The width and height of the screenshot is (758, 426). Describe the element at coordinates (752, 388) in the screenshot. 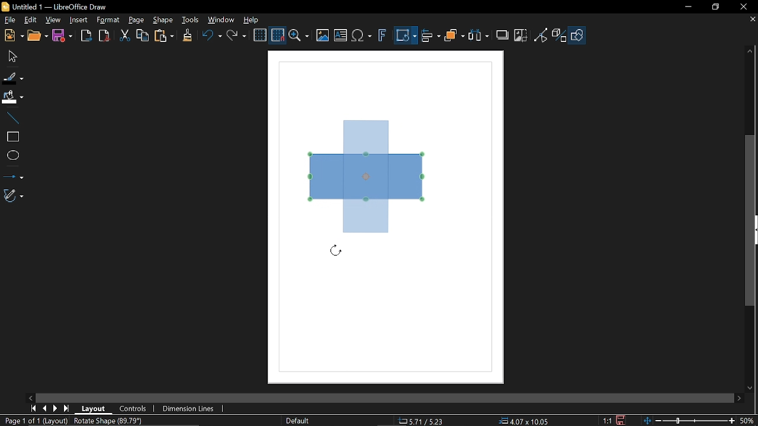

I see `Move down` at that location.